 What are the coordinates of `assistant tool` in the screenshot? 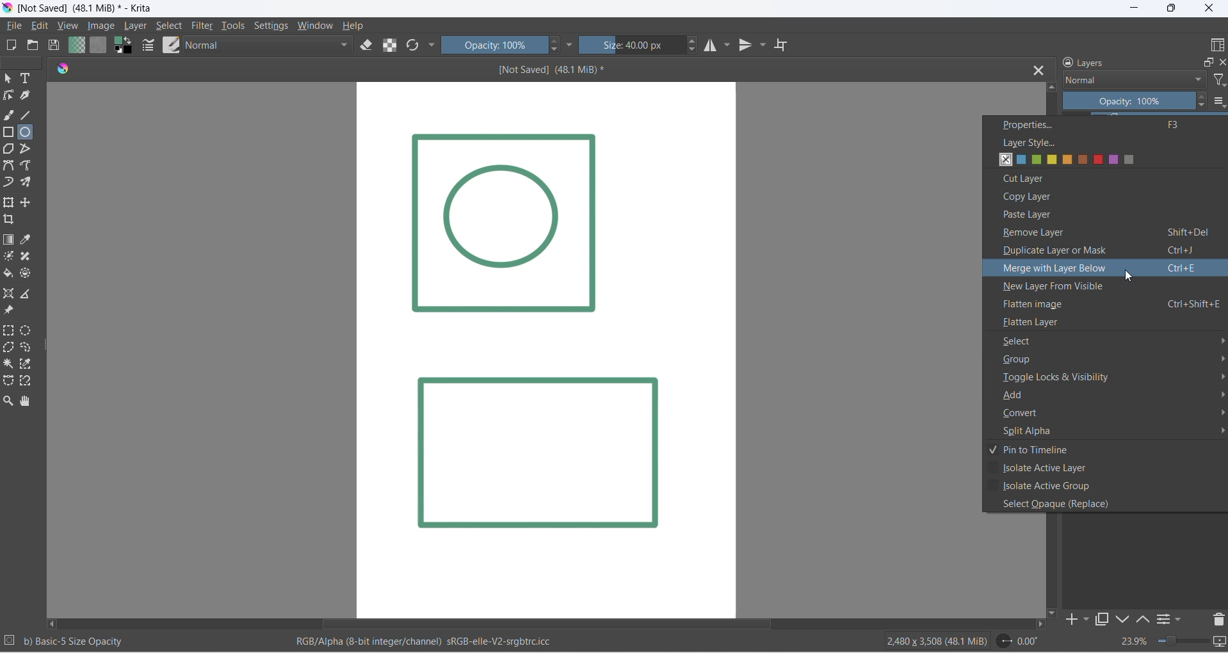 It's located at (9, 294).